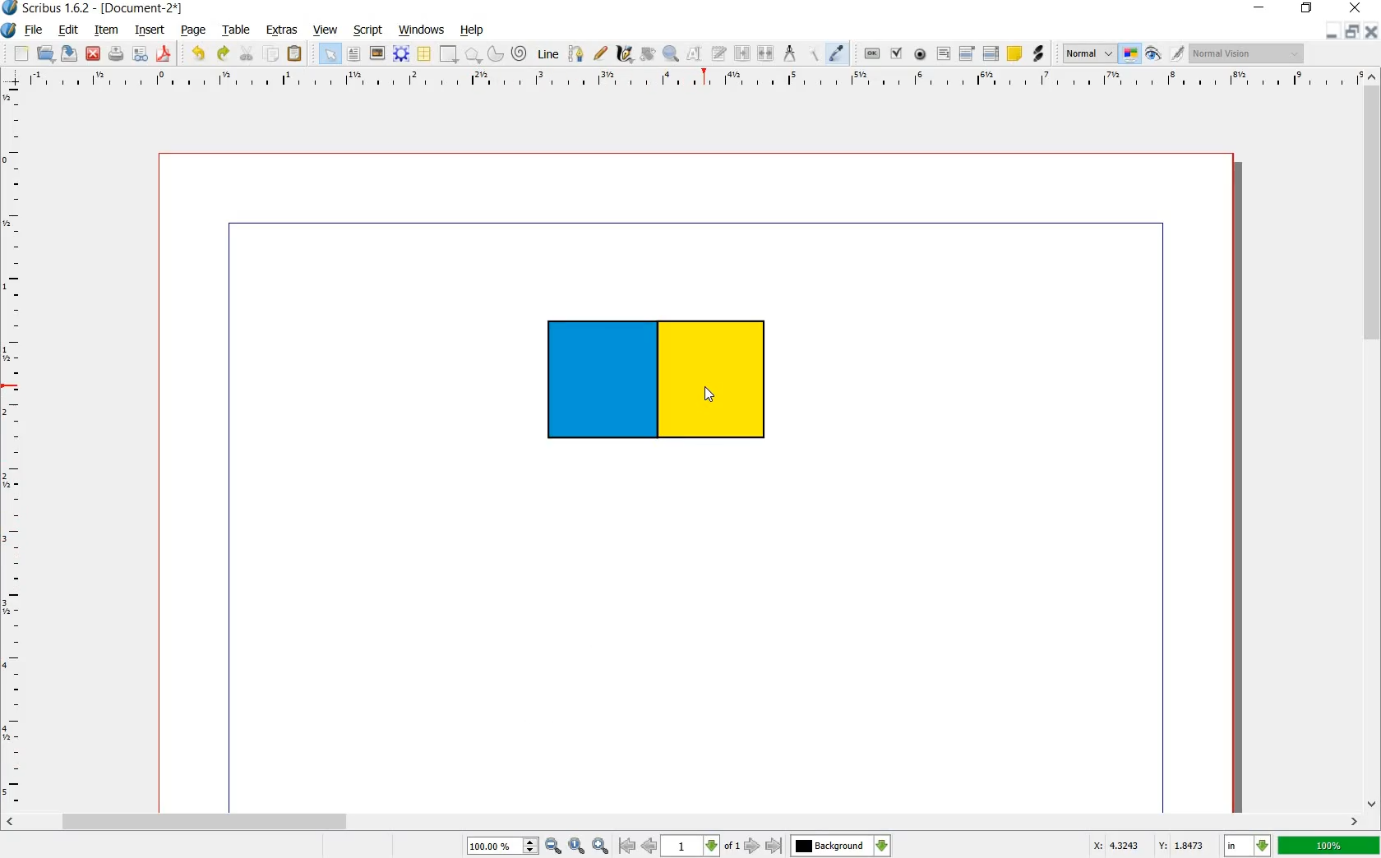 The image size is (1381, 858). Describe the element at coordinates (1016, 54) in the screenshot. I see `text annotation` at that location.